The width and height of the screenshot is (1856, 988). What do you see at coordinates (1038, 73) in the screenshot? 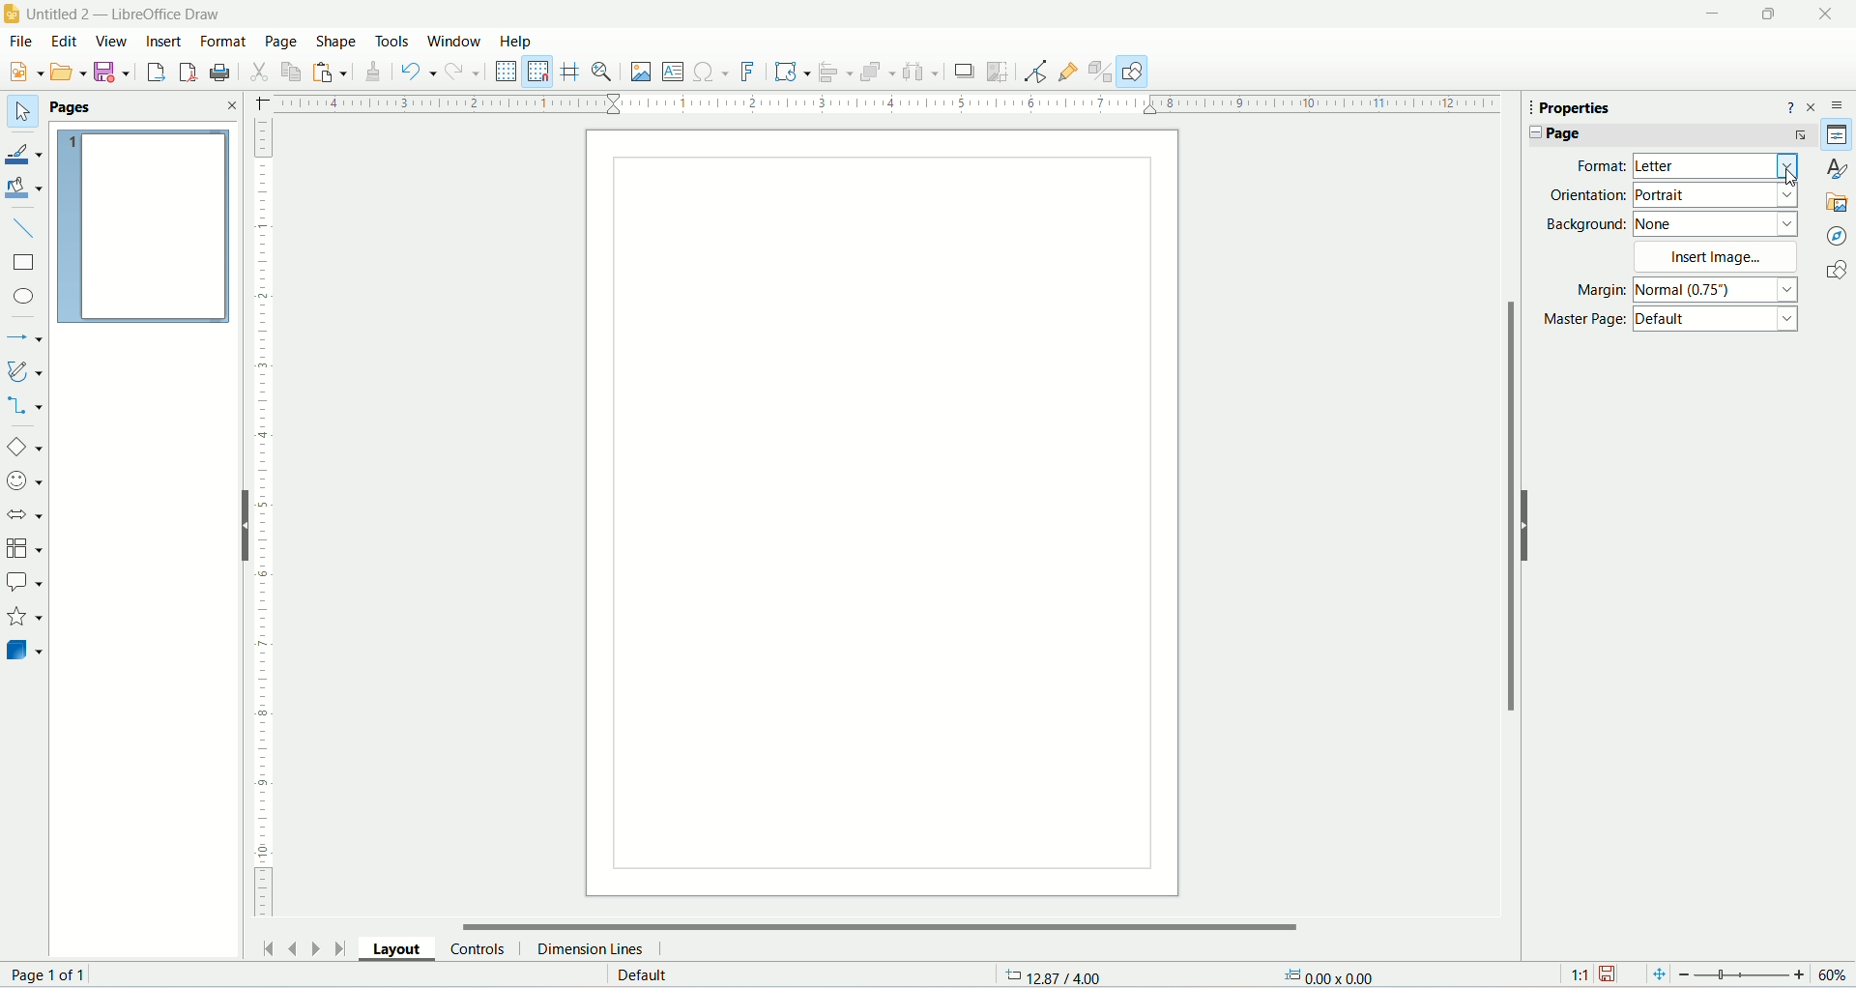
I see `point edit mode` at bounding box center [1038, 73].